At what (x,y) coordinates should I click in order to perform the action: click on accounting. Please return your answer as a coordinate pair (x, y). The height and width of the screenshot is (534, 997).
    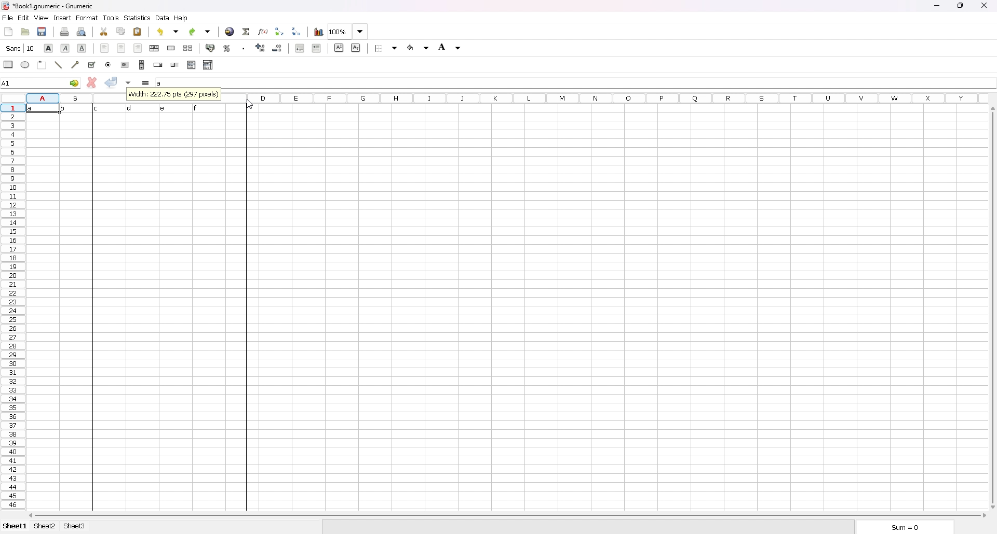
    Looking at the image, I should click on (211, 48).